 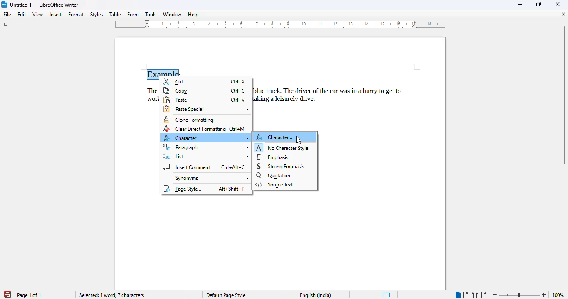 What do you see at coordinates (334, 95) in the screenshot?
I see `blue truck. The driver of the car was in a hurry to get taking a leisurely drive.` at bounding box center [334, 95].